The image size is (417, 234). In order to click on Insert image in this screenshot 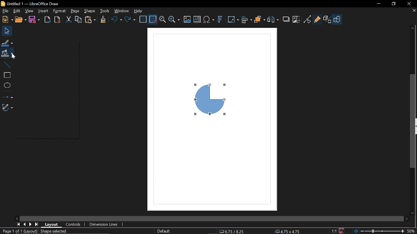, I will do `click(187, 19)`.